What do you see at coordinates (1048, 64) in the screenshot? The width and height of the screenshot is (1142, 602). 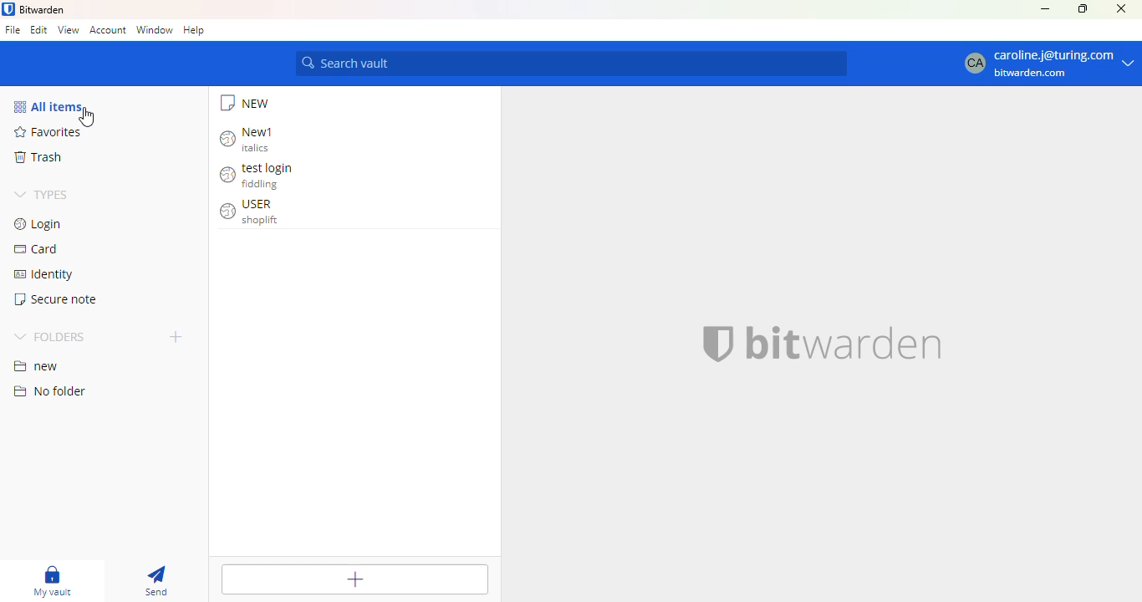 I see `CA caroline.j@turing.com     bitwarden.com` at bounding box center [1048, 64].